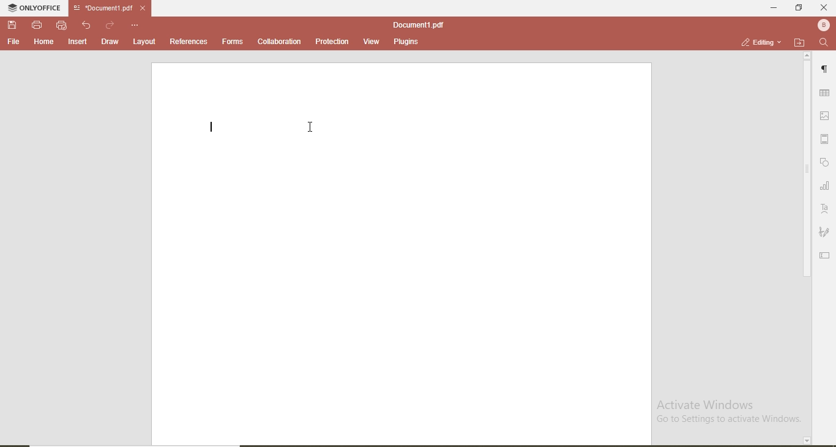 The width and height of the screenshot is (836, 447). Describe the element at coordinates (822, 43) in the screenshot. I see `search` at that location.